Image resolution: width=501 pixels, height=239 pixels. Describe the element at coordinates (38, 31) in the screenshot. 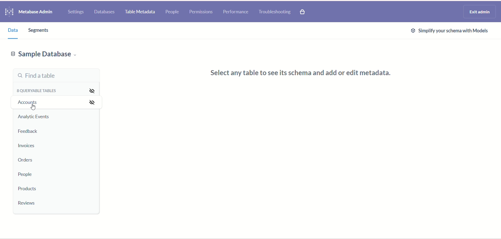

I see `segments` at that location.